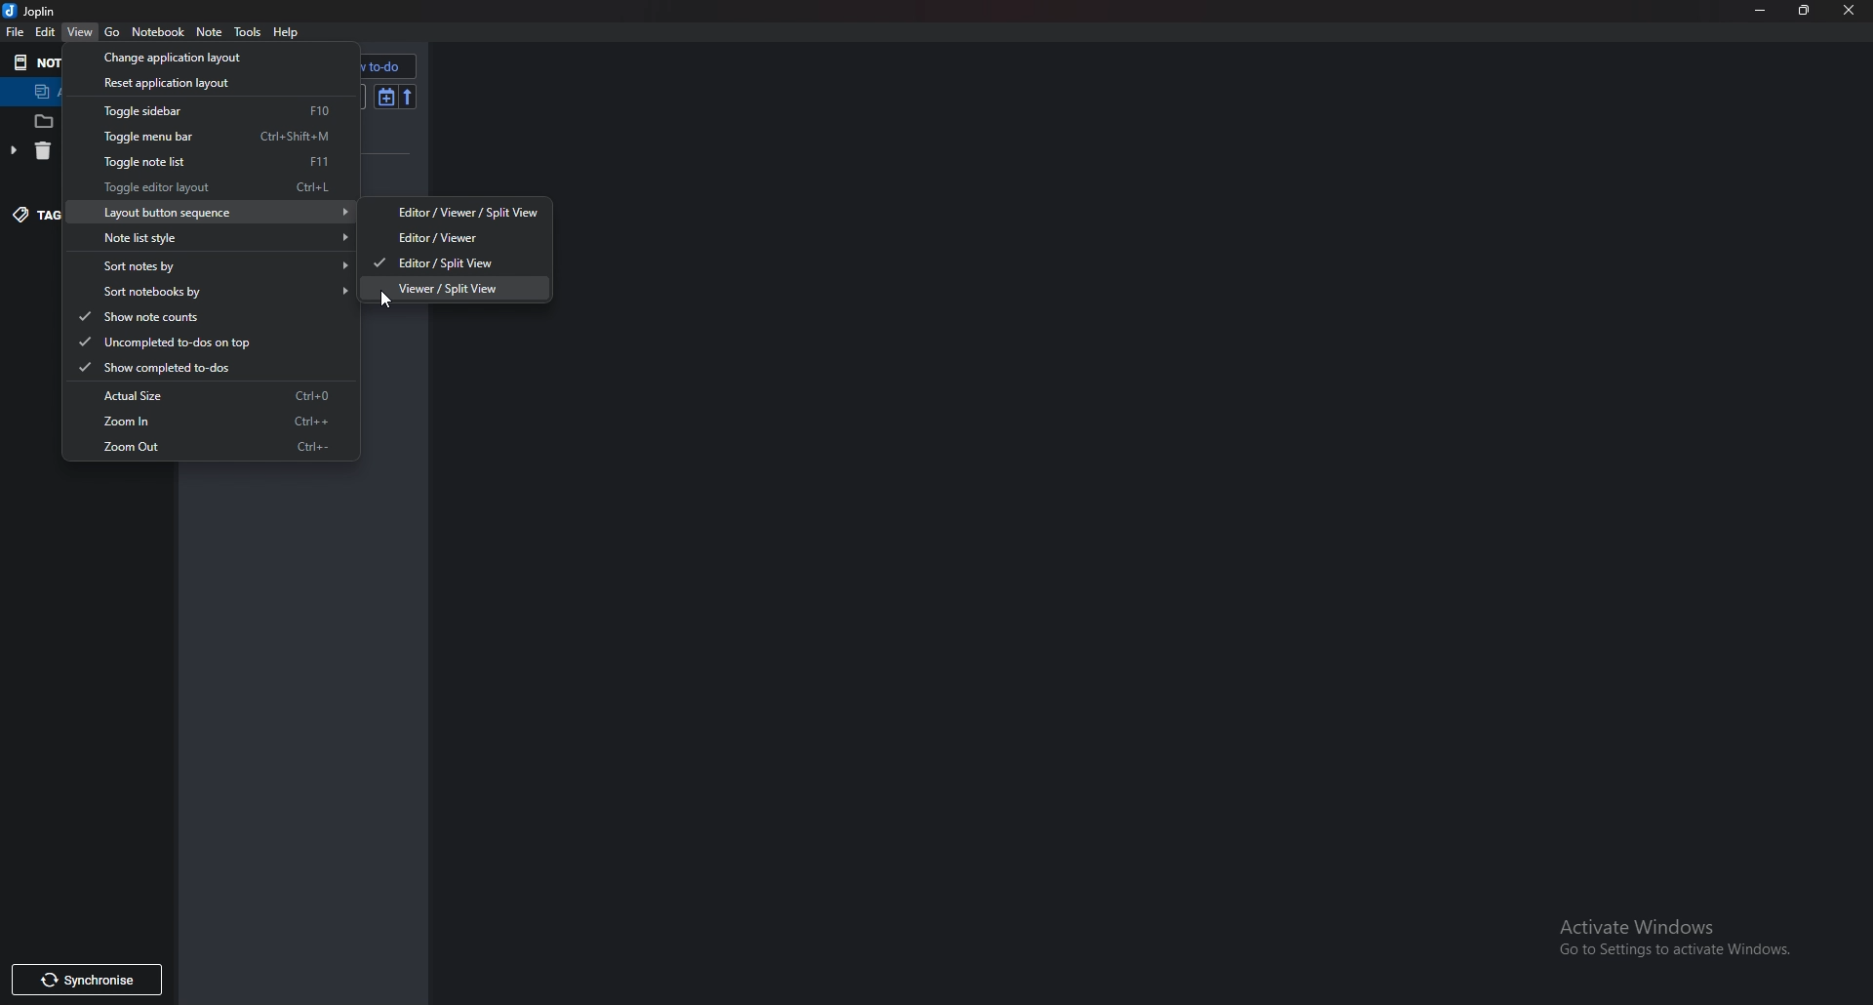 The width and height of the screenshot is (1873, 1005). What do you see at coordinates (33, 11) in the screenshot?
I see `joplin` at bounding box center [33, 11].